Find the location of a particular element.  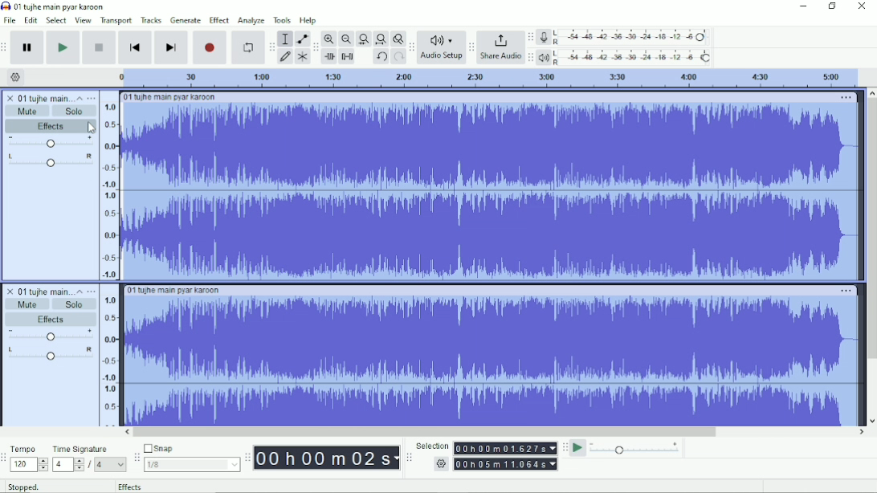

Multi-tool is located at coordinates (301, 56).